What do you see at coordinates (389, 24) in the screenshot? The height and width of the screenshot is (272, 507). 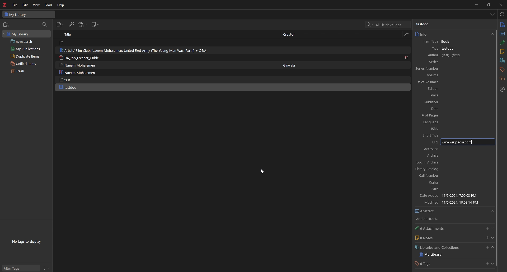 I see `search` at bounding box center [389, 24].